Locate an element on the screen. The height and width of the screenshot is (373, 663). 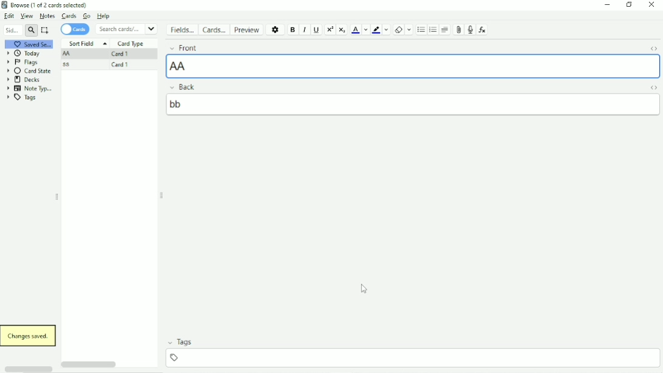
Record audio is located at coordinates (470, 30).